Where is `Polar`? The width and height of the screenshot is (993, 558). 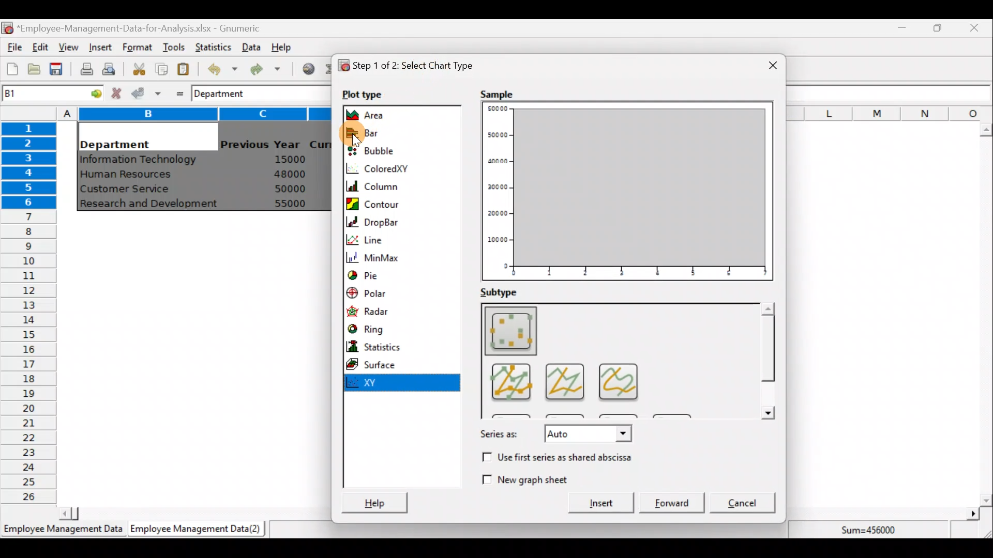 Polar is located at coordinates (389, 295).